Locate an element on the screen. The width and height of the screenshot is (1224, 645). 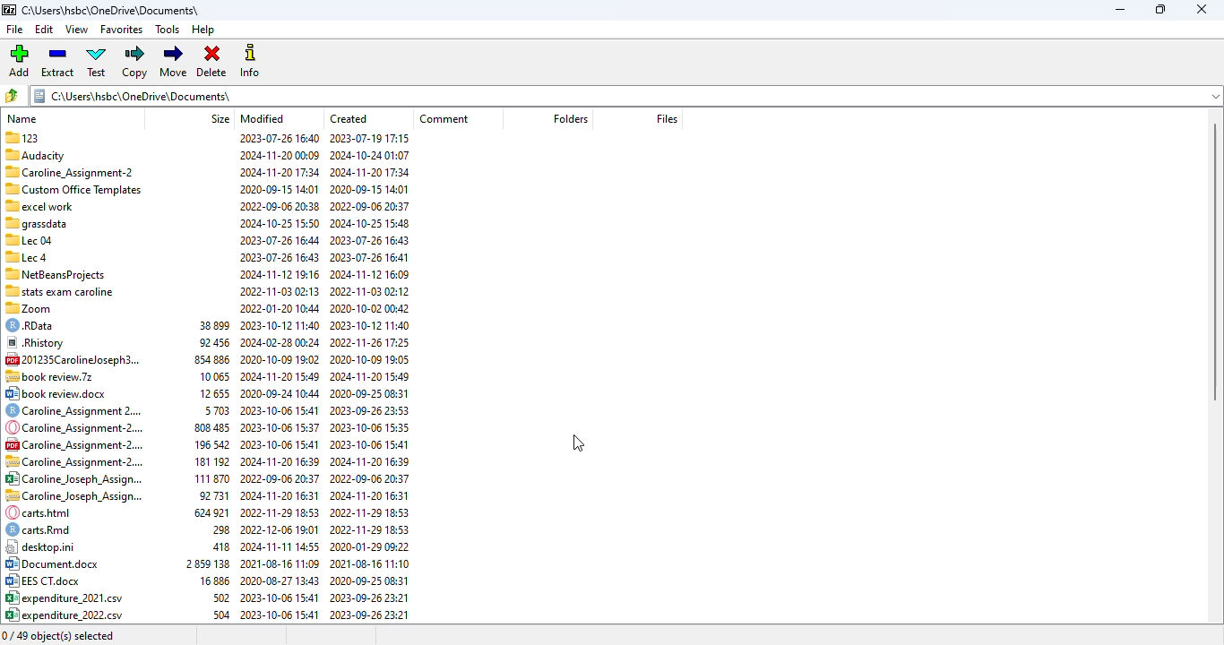
zoom is located at coordinates (32, 307).